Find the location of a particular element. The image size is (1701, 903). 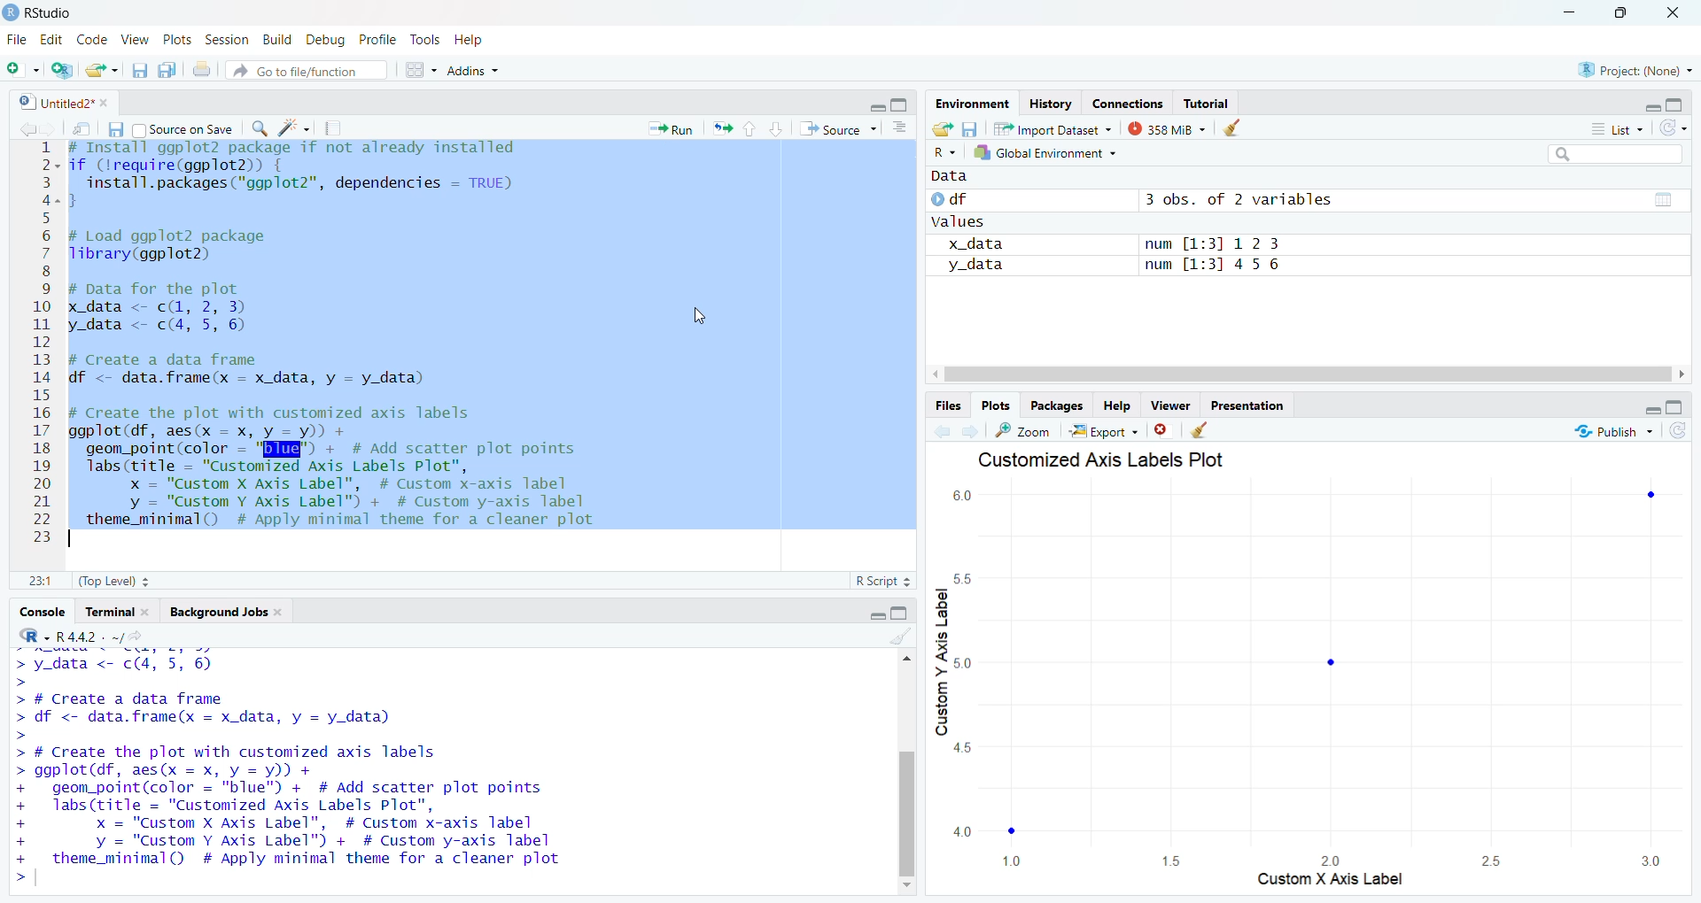

Connections is located at coordinates (1126, 103).